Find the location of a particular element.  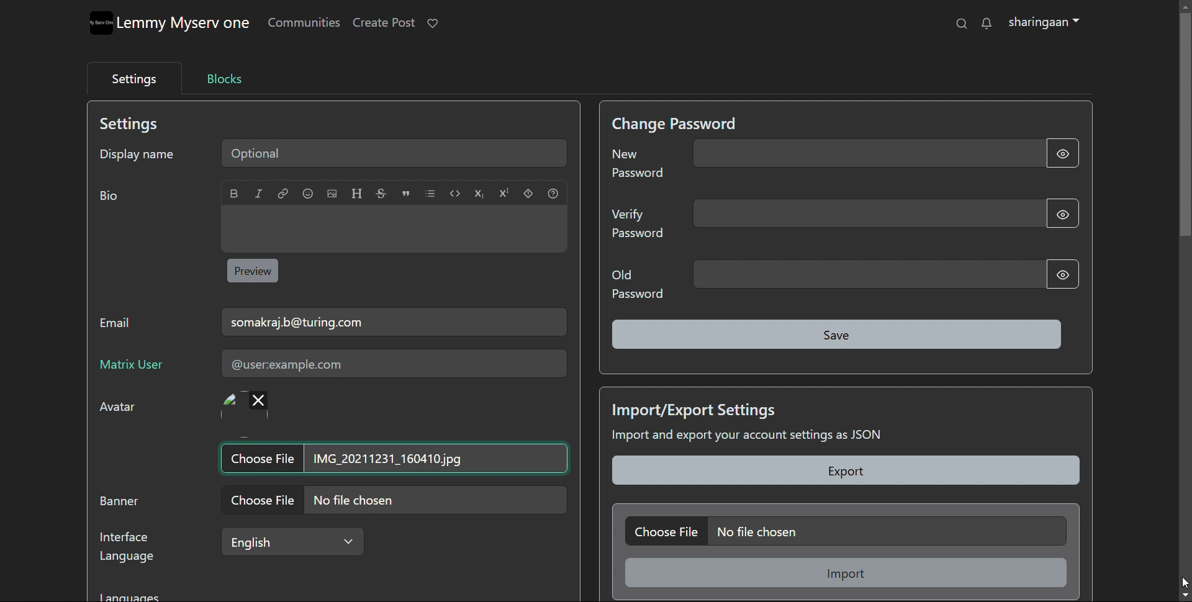

matrix user is located at coordinates (392, 364).